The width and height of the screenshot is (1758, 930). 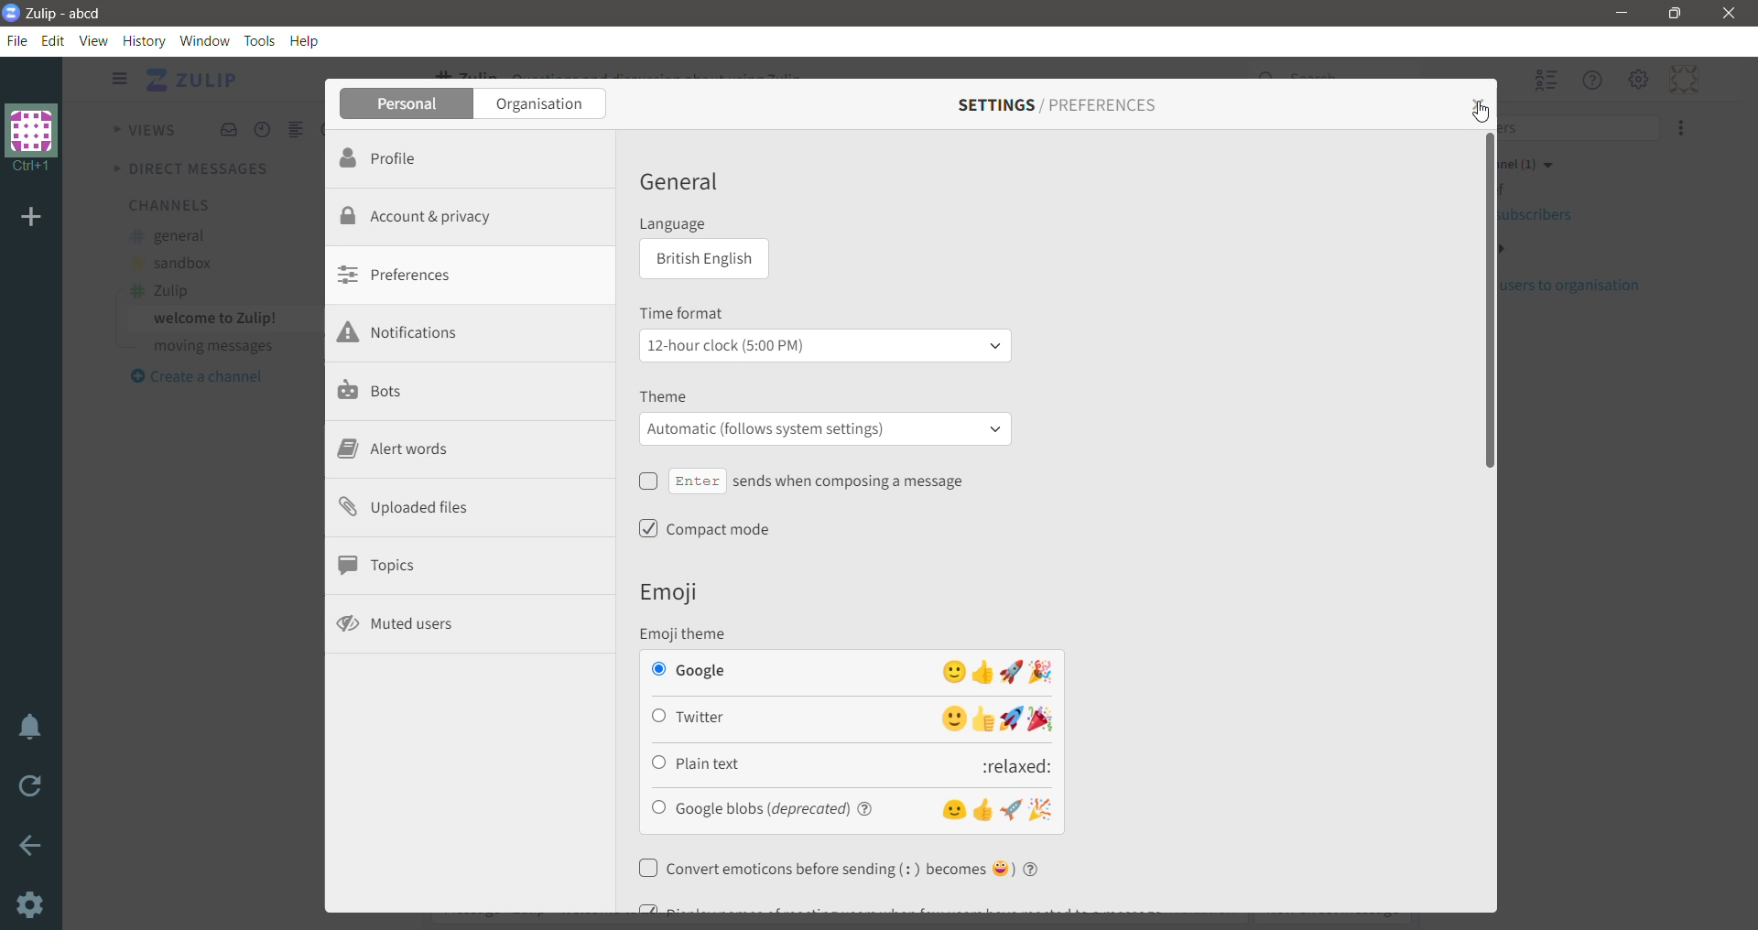 I want to click on Preferences, so click(x=413, y=275).